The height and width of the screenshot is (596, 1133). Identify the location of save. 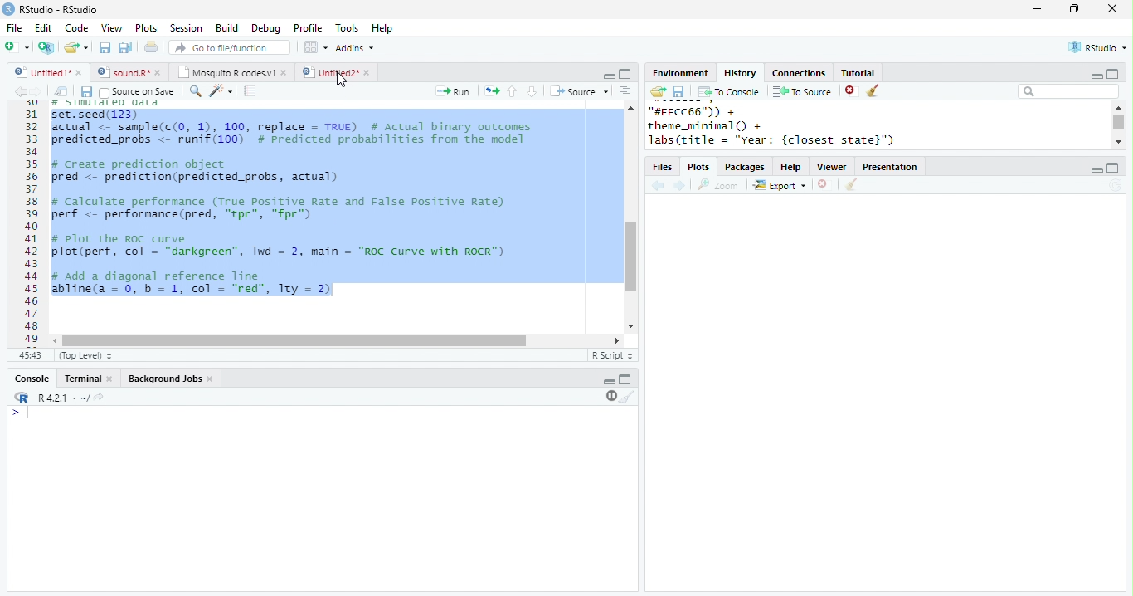
(105, 47).